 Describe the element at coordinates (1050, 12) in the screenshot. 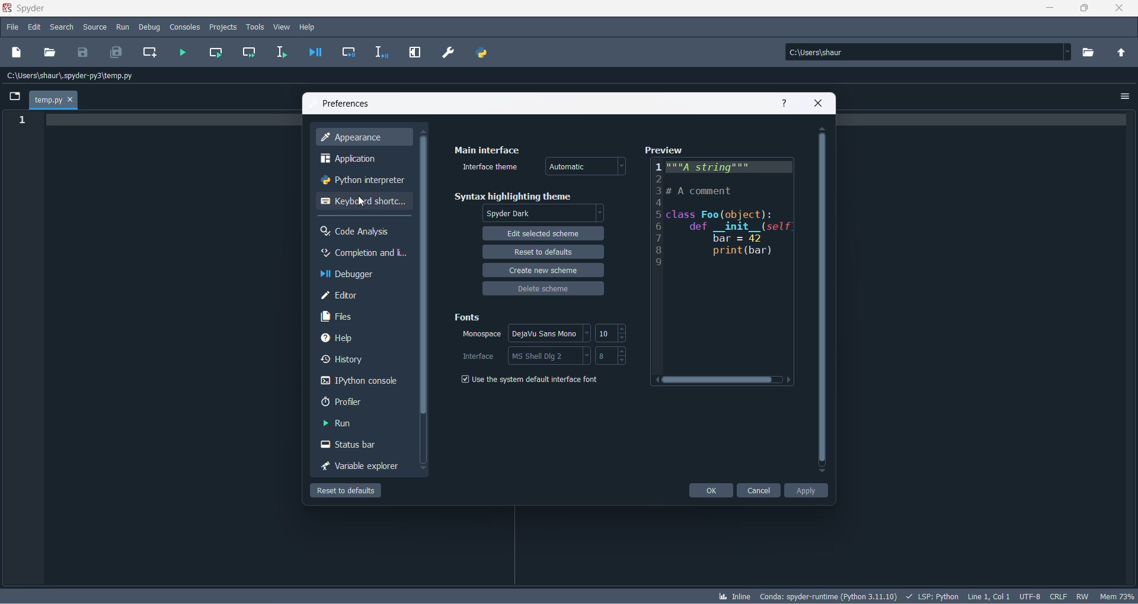

I see `minimize` at that location.